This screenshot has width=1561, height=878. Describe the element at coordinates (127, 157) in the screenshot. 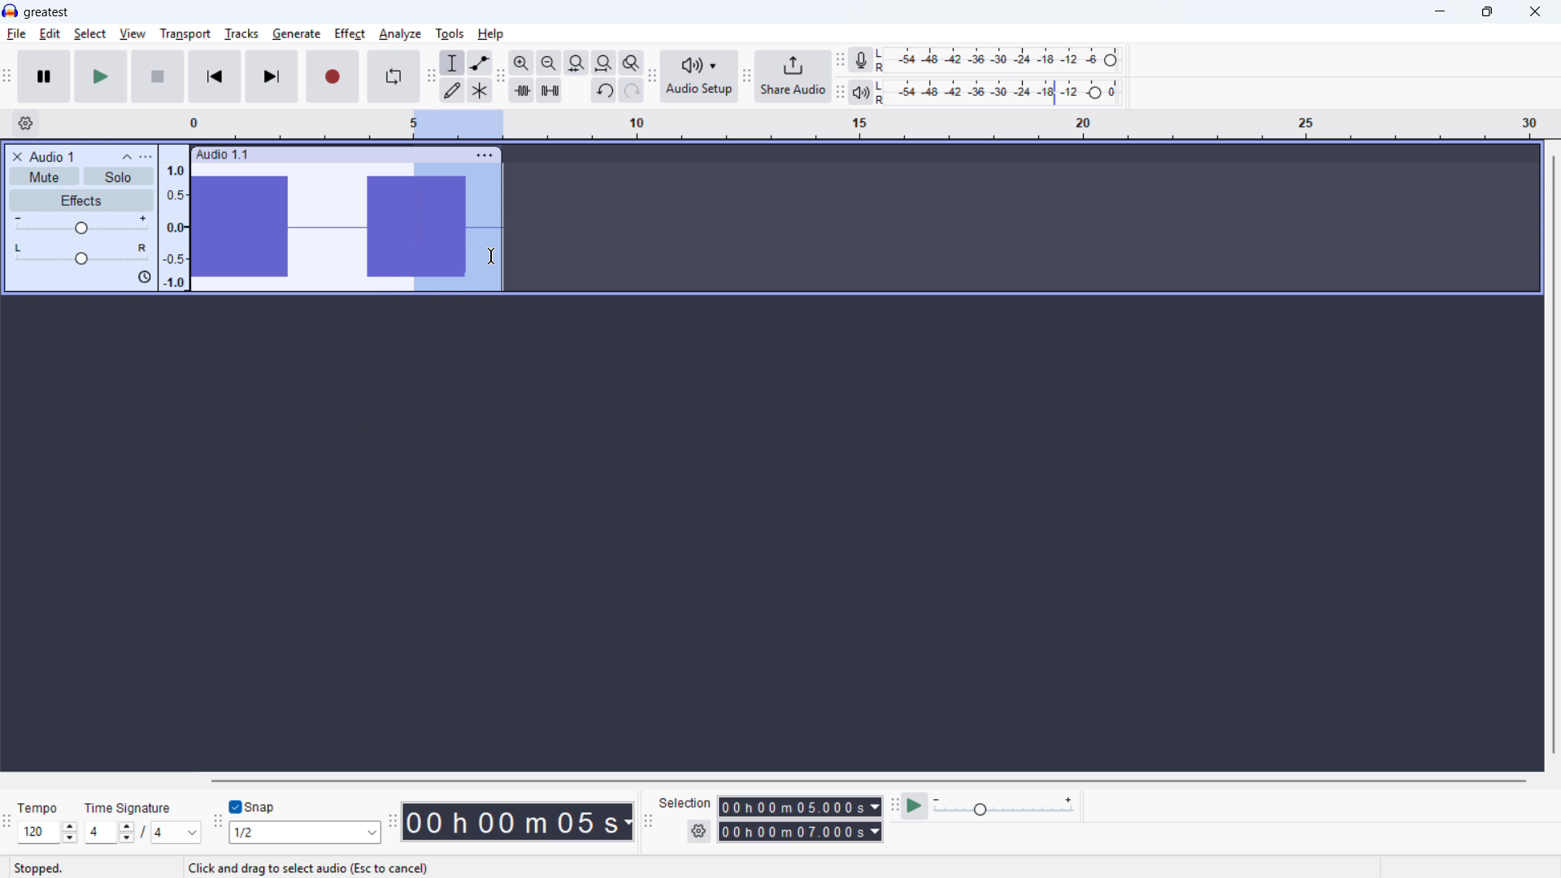

I see `Collapse ` at that location.